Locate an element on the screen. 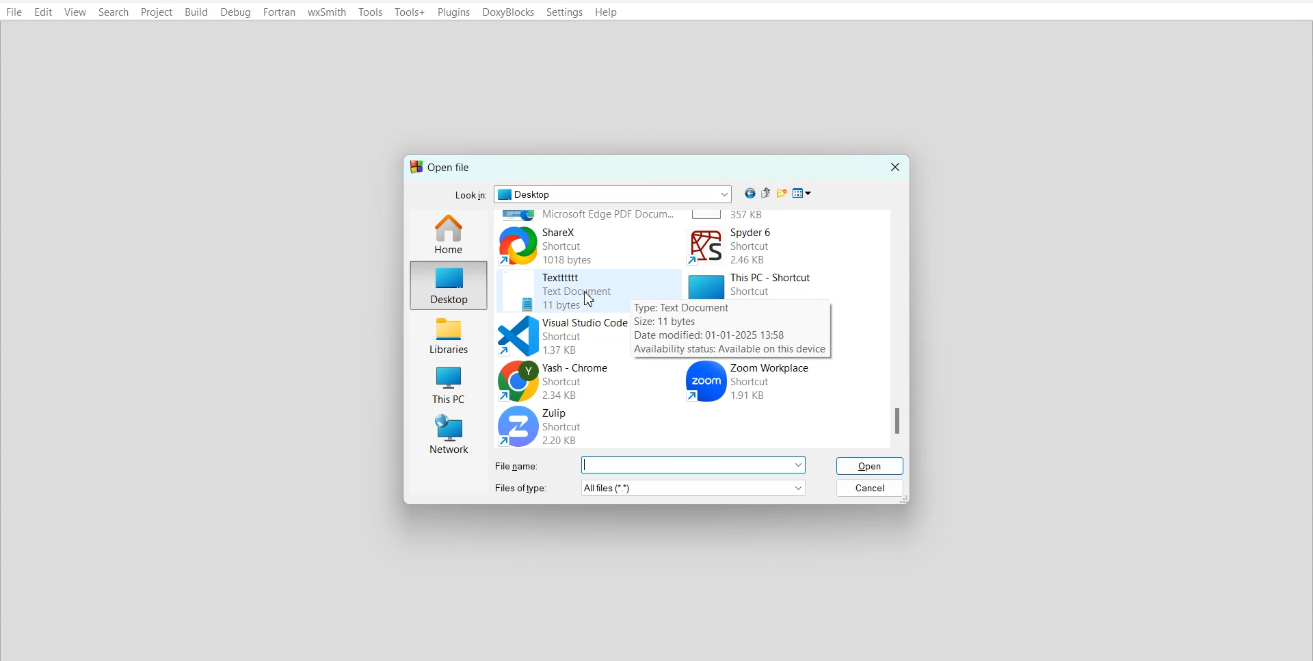 The height and width of the screenshot is (661, 1313). Cancel is located at coordinates (871, 489).